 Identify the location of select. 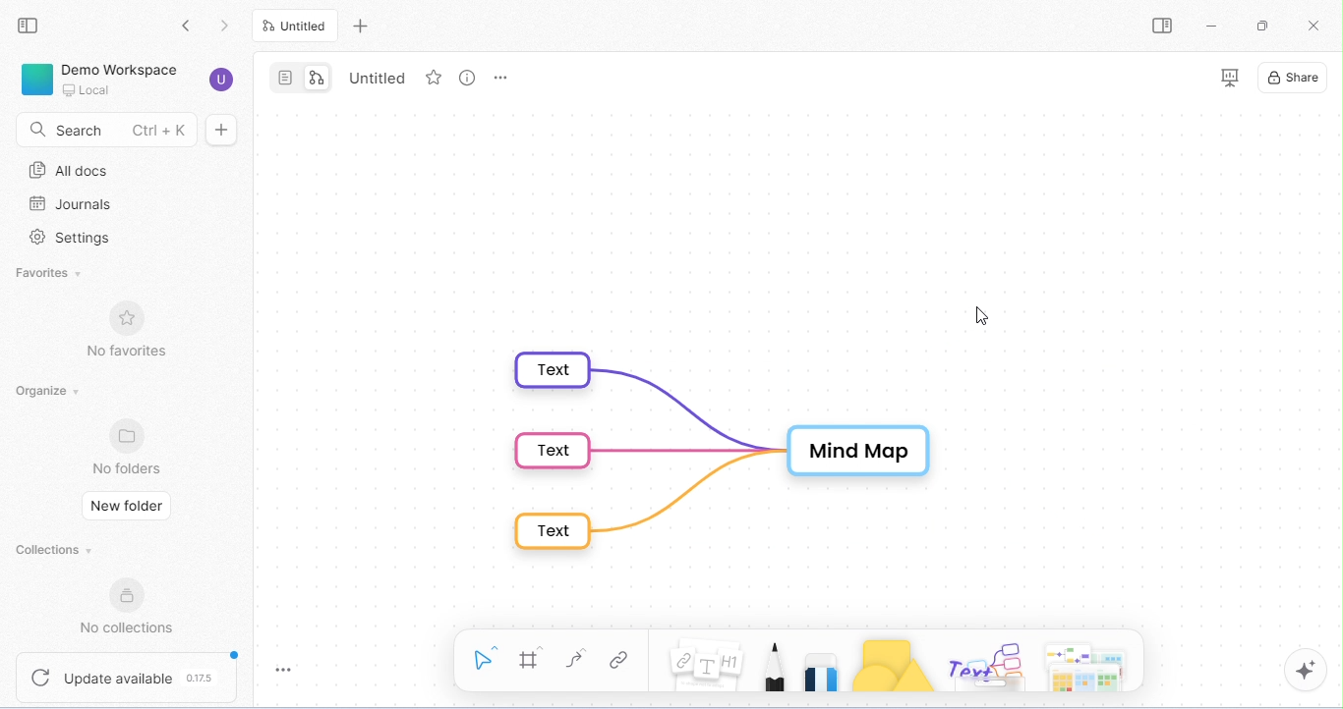
(484, 657).